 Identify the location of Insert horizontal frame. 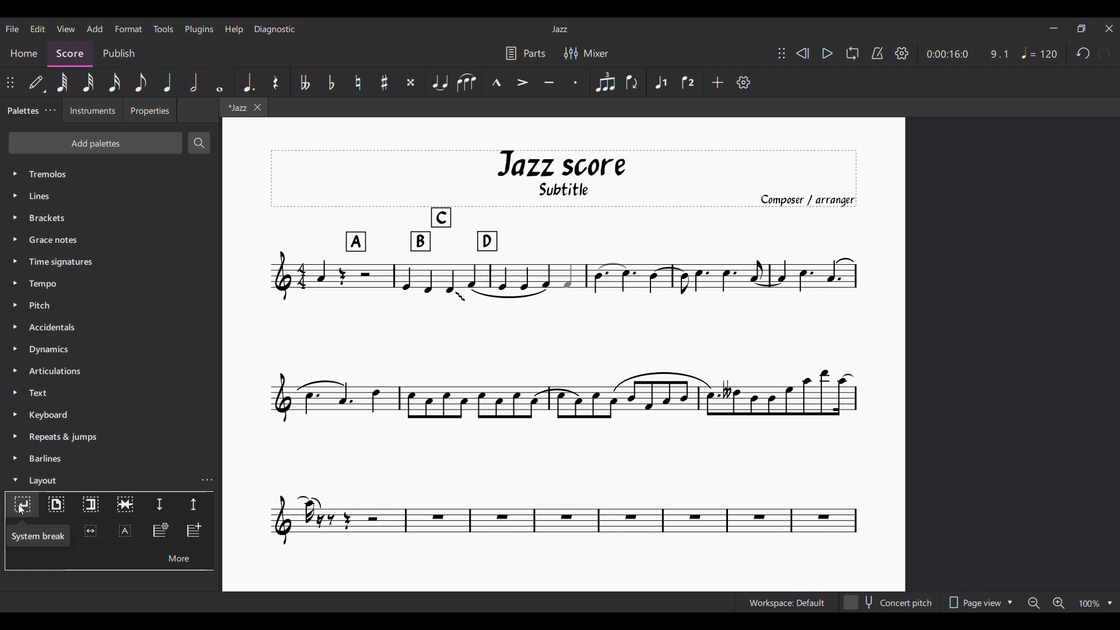
(90, 531).